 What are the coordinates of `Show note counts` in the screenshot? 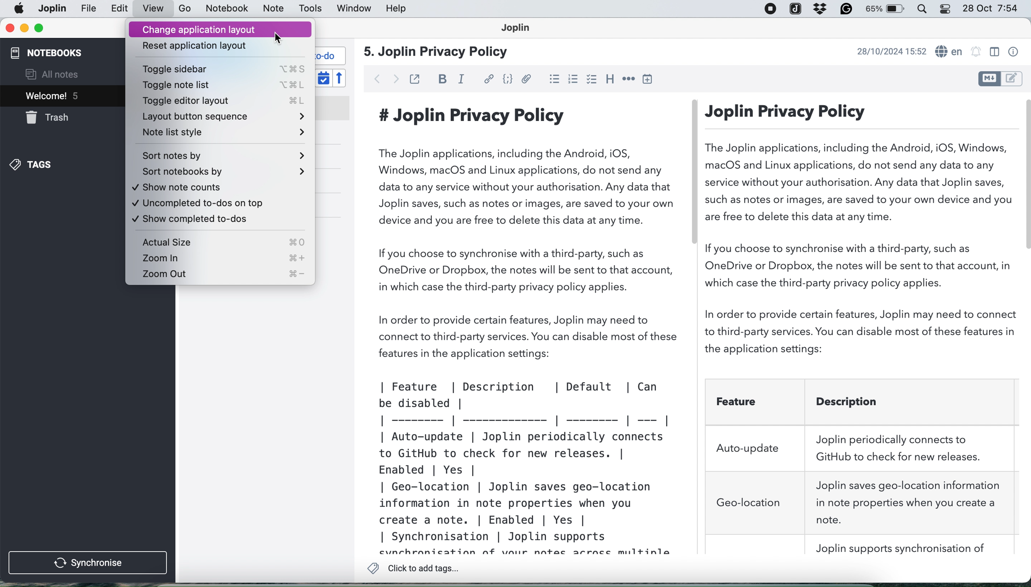 It's located at (221, 189).